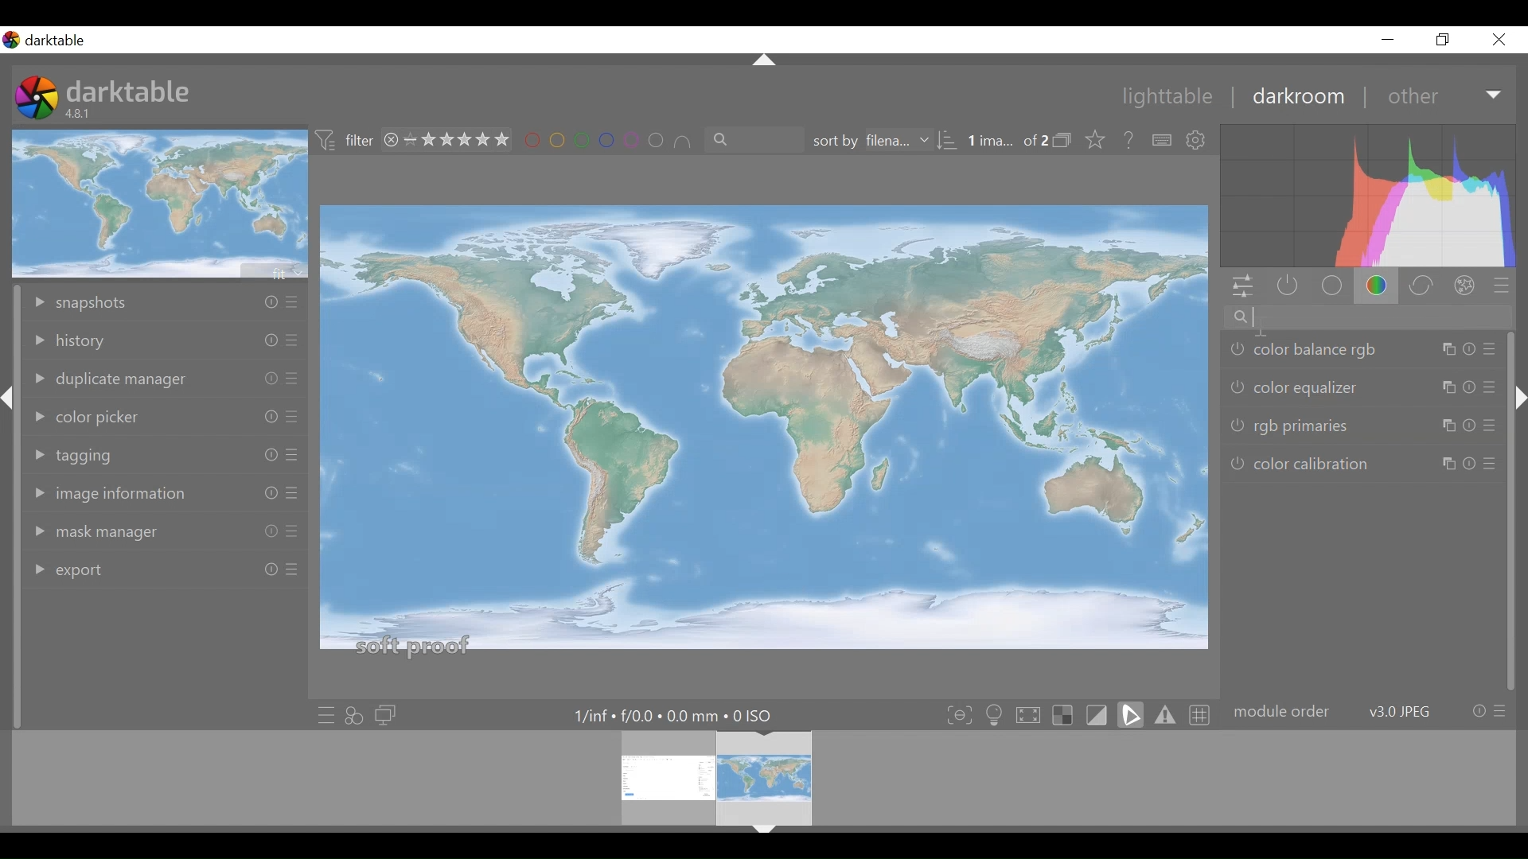 The height and width of the screenshot is (859, 1528). I want to click on histogram, so click(1368, 198).